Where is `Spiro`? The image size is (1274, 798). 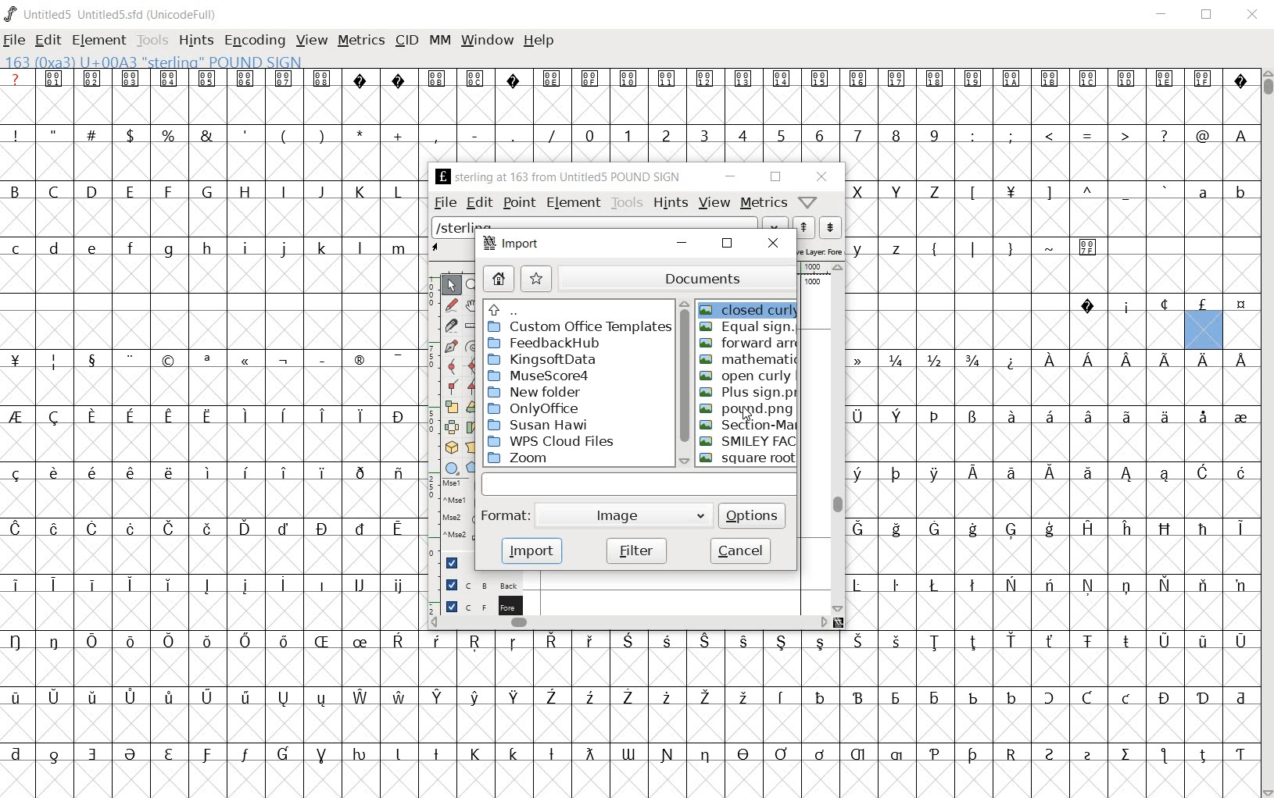
Spiro is located at coordinates (472, 345).